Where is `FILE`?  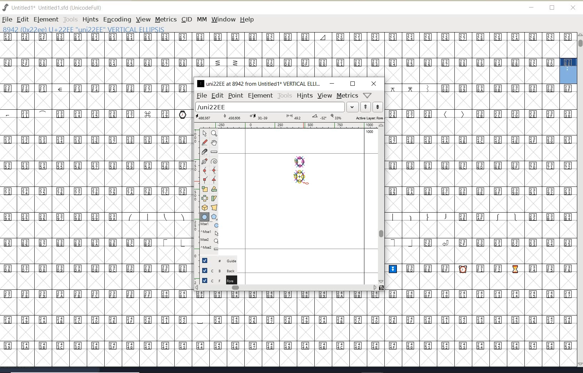 FILE is located at coordinates (7, 19).